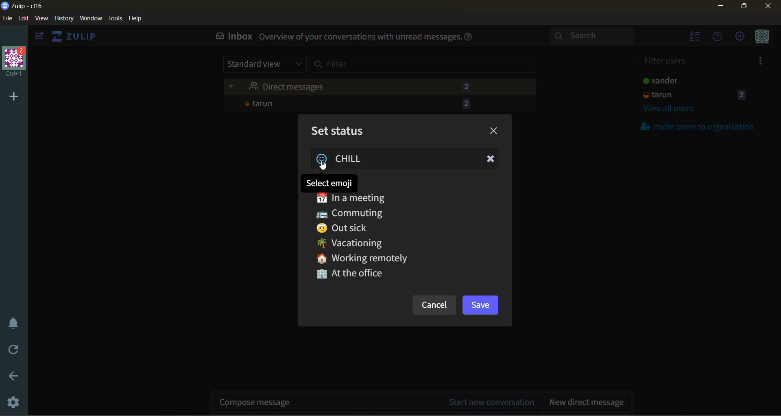 The image size is (781, 416). Describe the element at coordinates (13, 377) in the screenshot. I see `go back` at that location.